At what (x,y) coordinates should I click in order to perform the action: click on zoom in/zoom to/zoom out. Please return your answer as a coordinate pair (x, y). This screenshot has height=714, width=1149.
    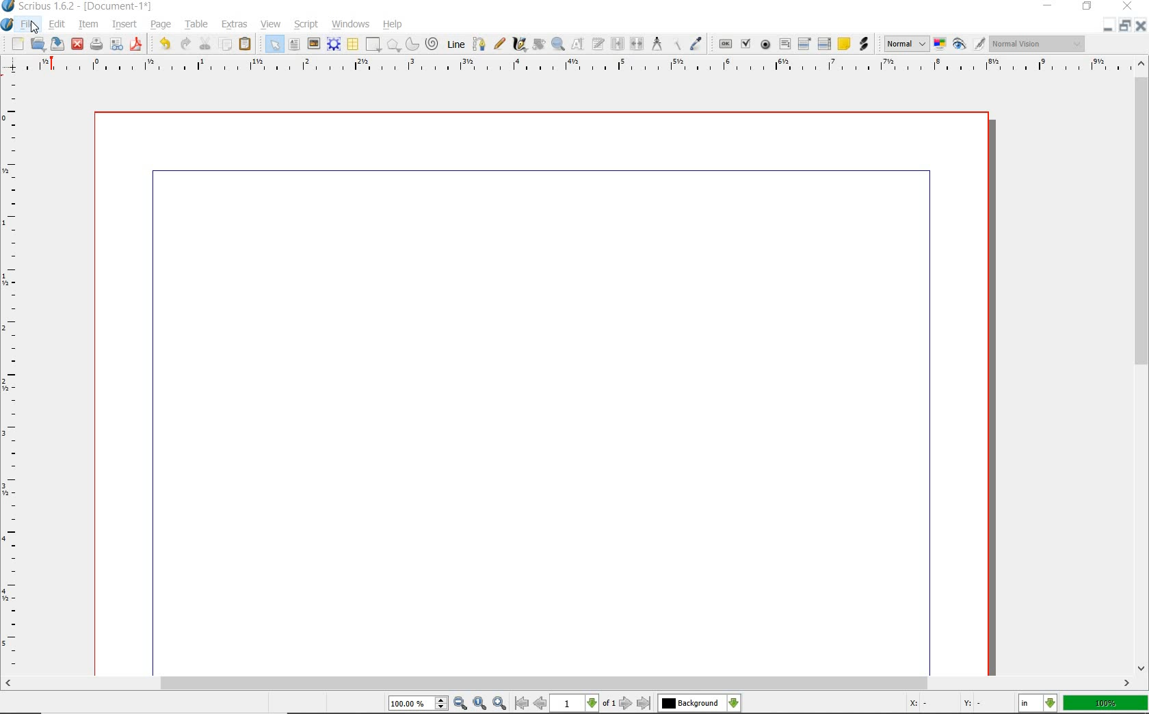
    Looking at the image, I should click on (449, 704).